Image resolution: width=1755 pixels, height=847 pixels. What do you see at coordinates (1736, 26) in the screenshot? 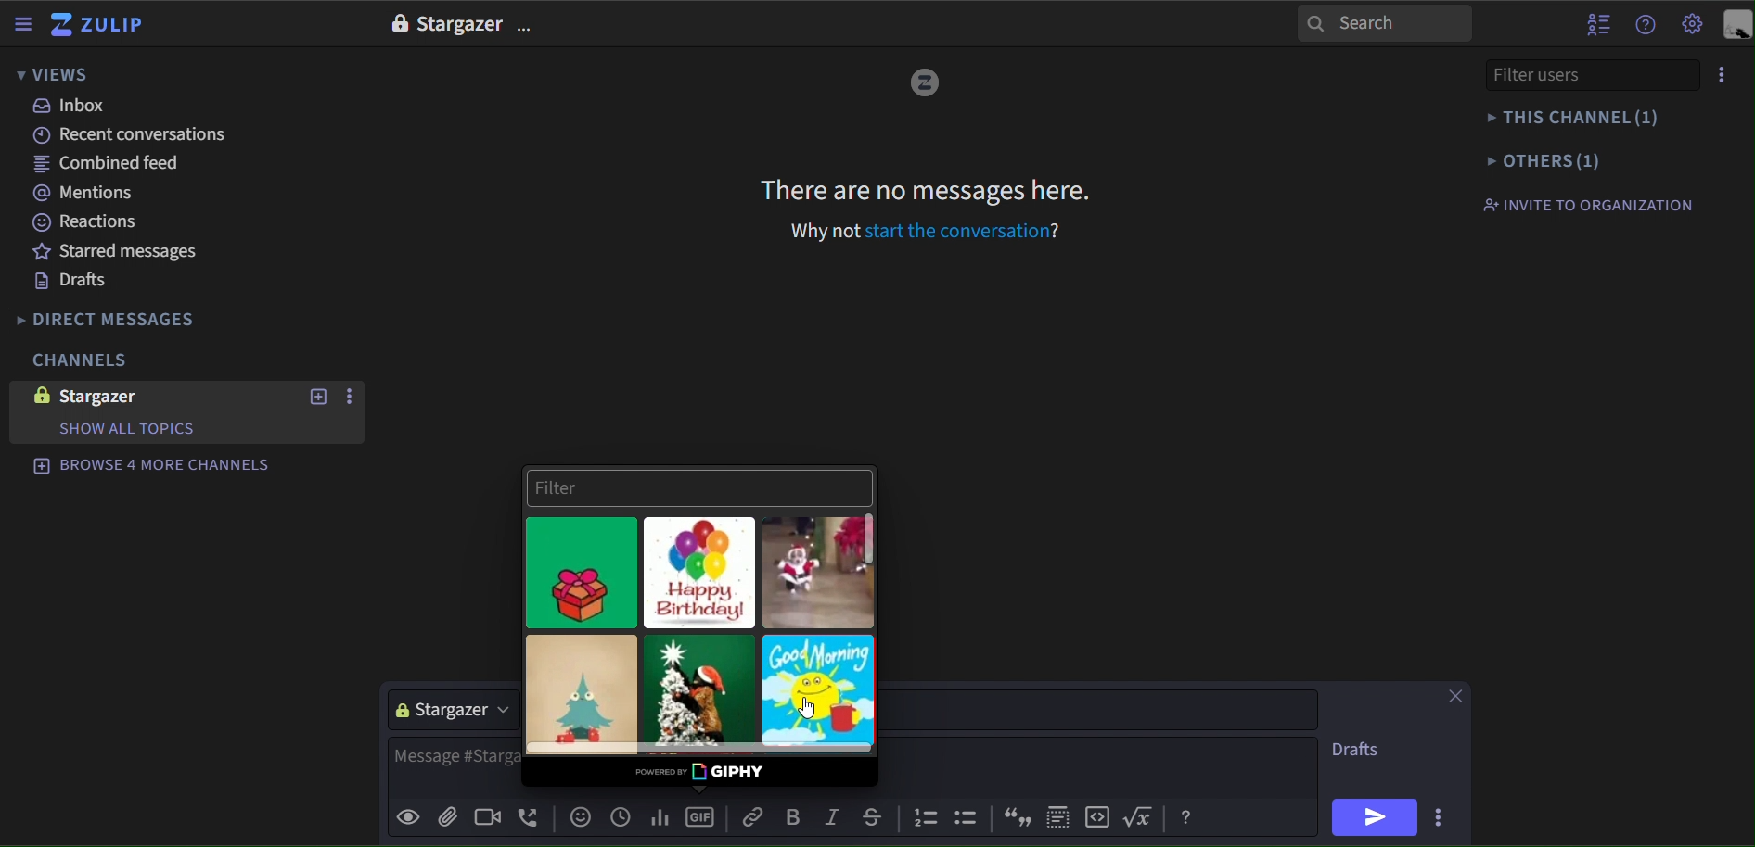
I see `personal menu` at bounding box center [1736, 26].